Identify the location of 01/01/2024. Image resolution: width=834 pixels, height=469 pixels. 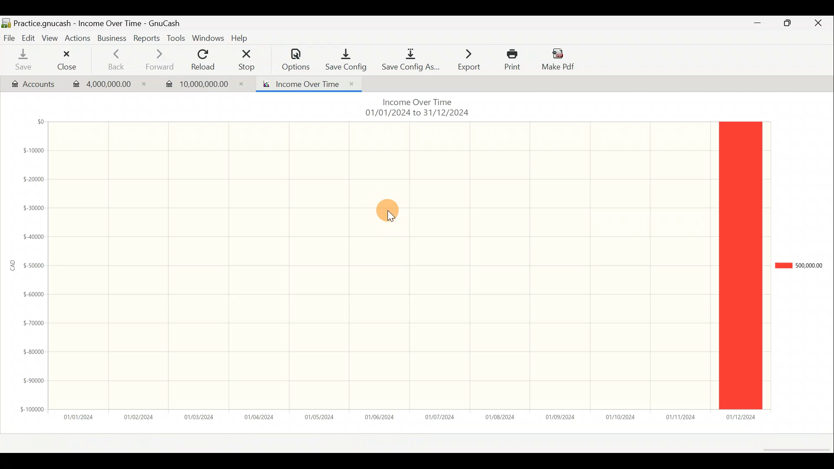
(80, 418).